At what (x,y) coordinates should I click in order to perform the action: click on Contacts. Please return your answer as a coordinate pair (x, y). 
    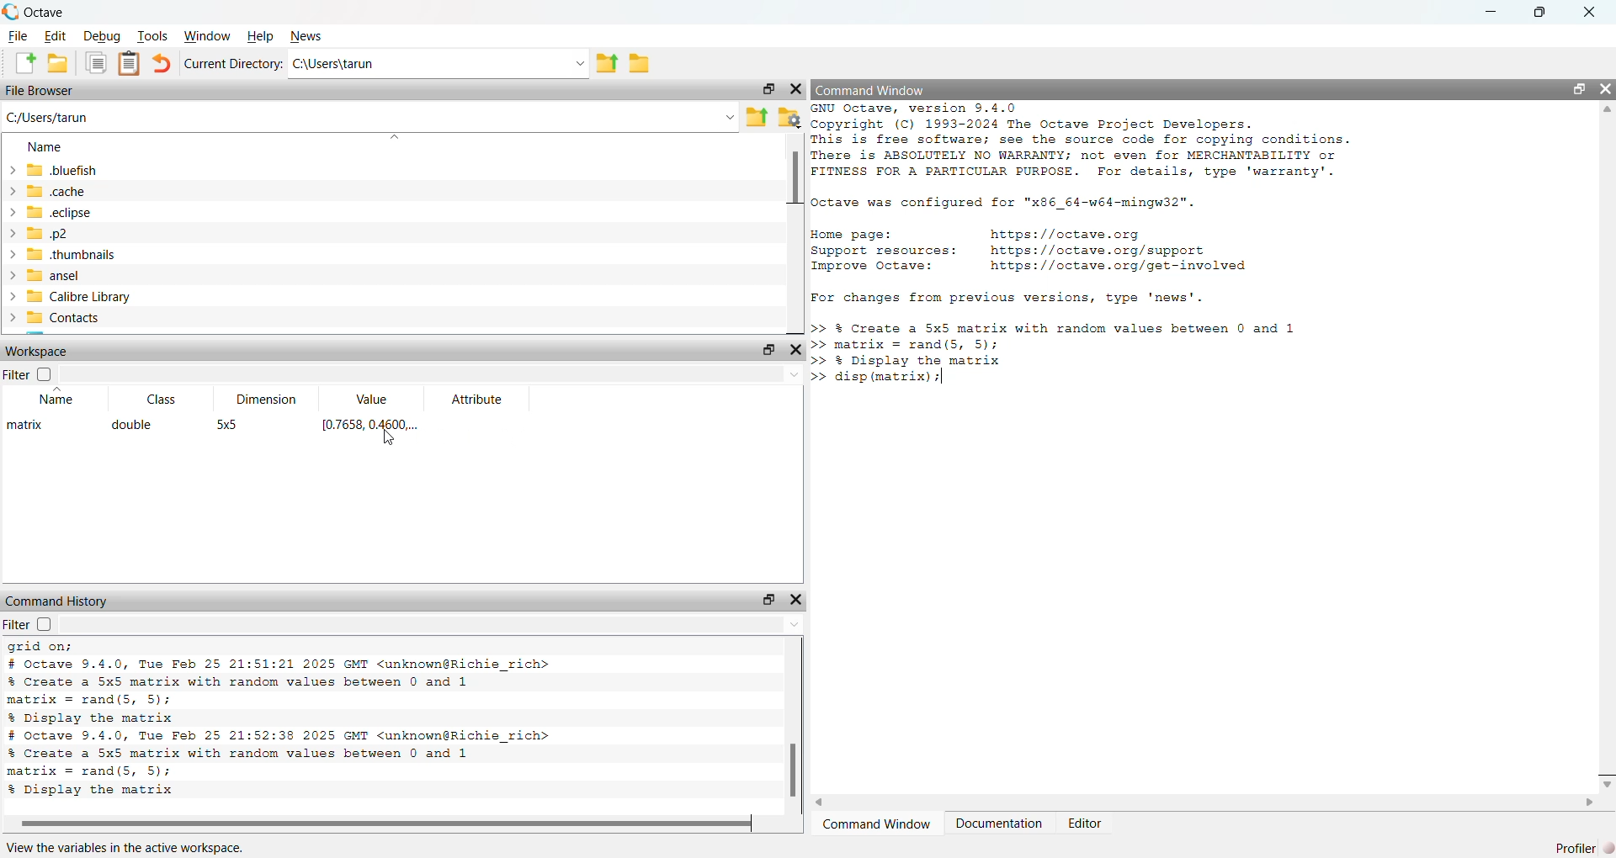
    Looking at the image, I should click on (79, 319).